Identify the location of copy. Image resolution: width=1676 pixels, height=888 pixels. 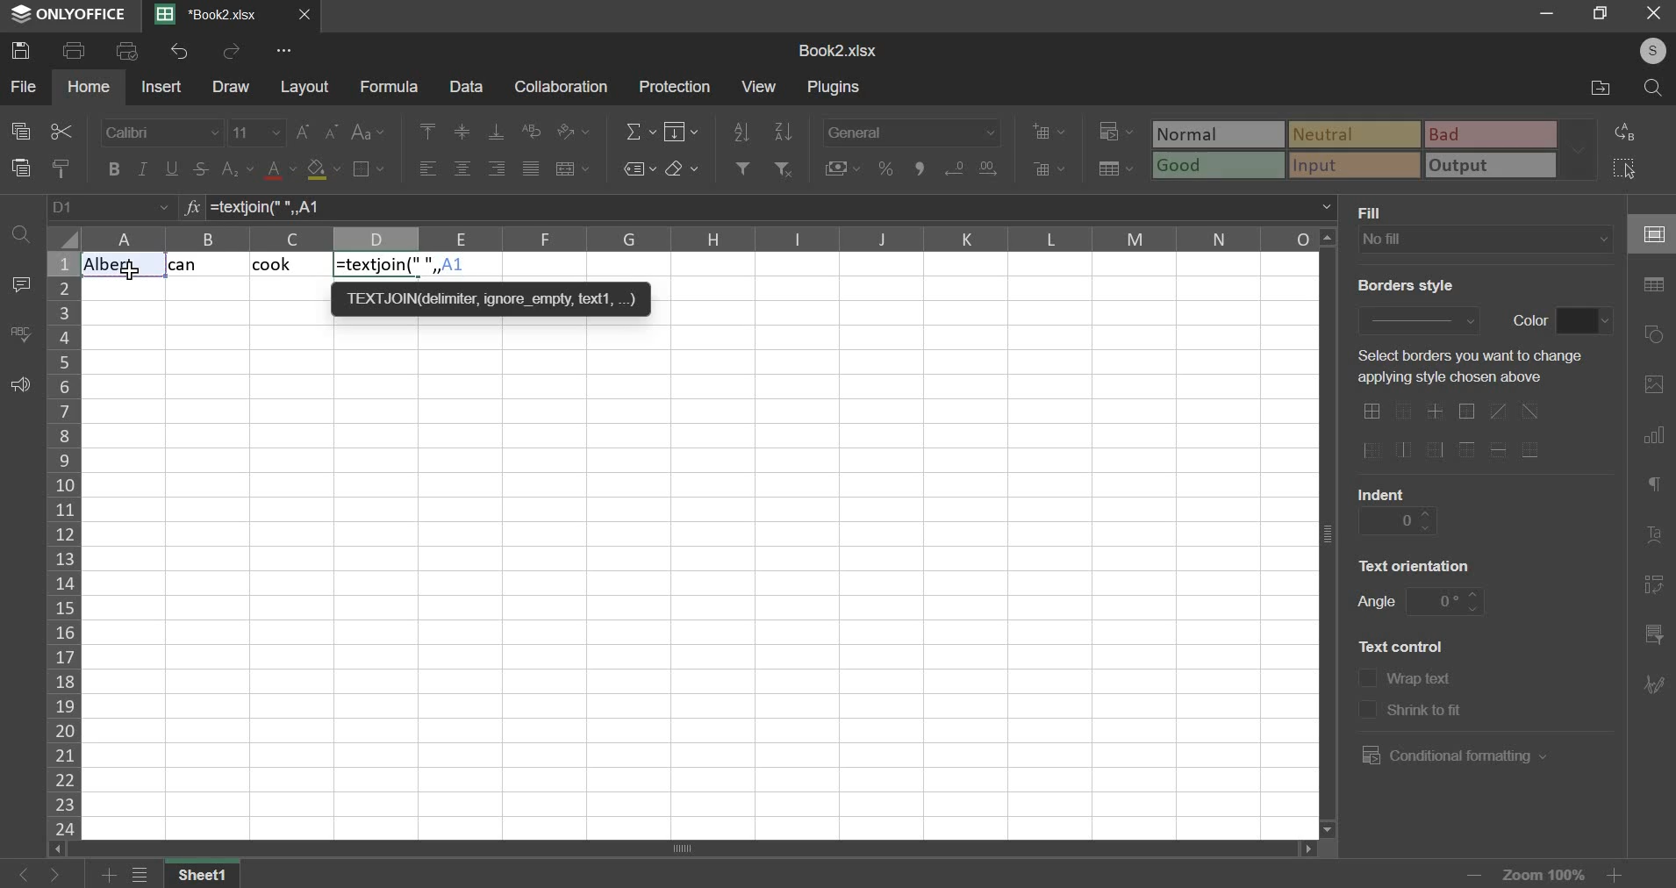
(20, 132).